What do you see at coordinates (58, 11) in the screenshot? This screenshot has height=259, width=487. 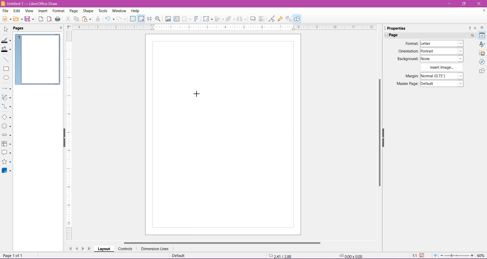 I see `Format` at bounding box center [58, 11].